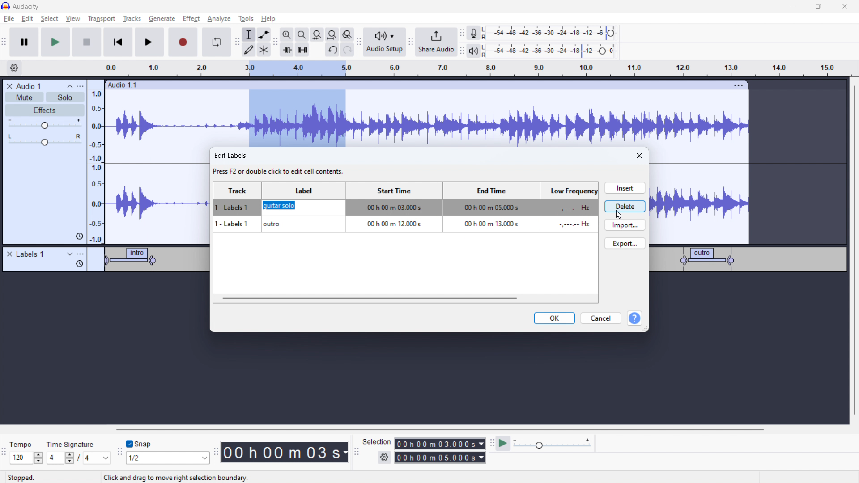  What do you see at coordinates (792, 7) in the screenshot?
I see `minimize` at bounding box center [792, 7].